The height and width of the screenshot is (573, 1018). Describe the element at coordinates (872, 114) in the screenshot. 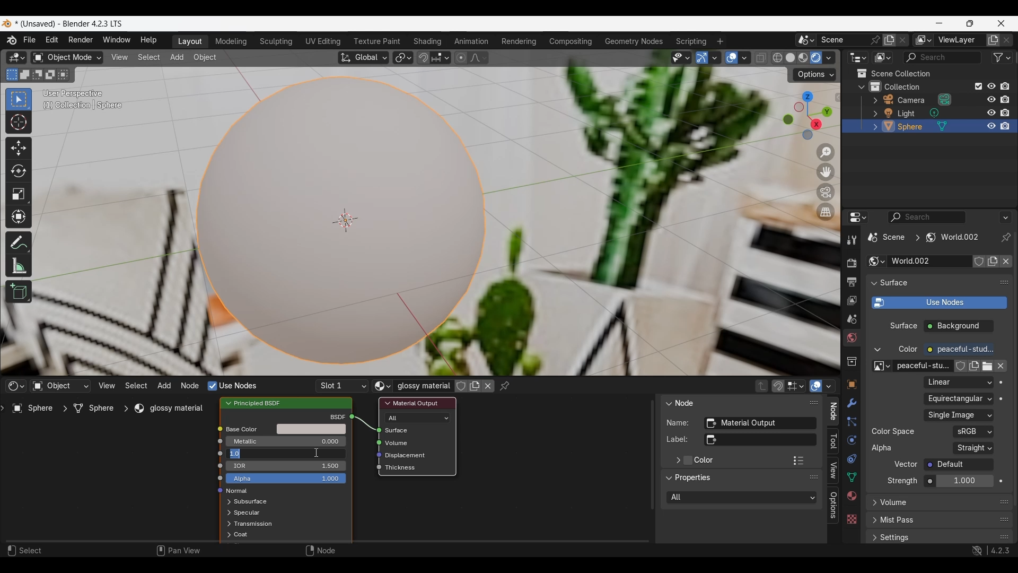

I see `expand respective scenes` at that location.